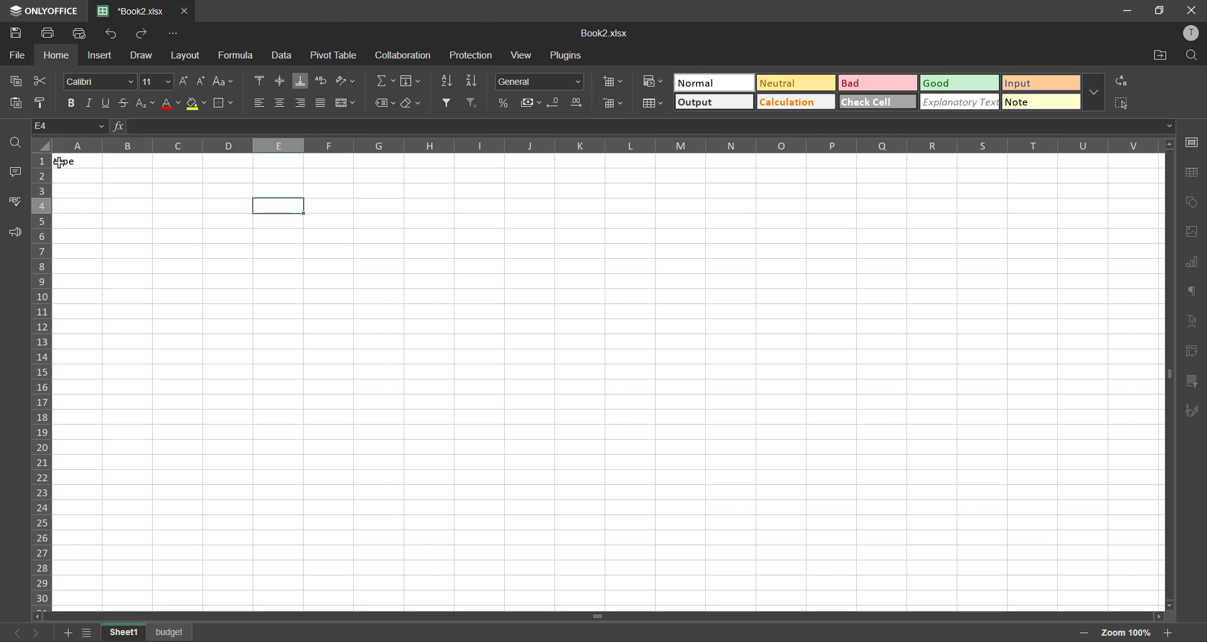  I want to click on previous, so click(18, 633).